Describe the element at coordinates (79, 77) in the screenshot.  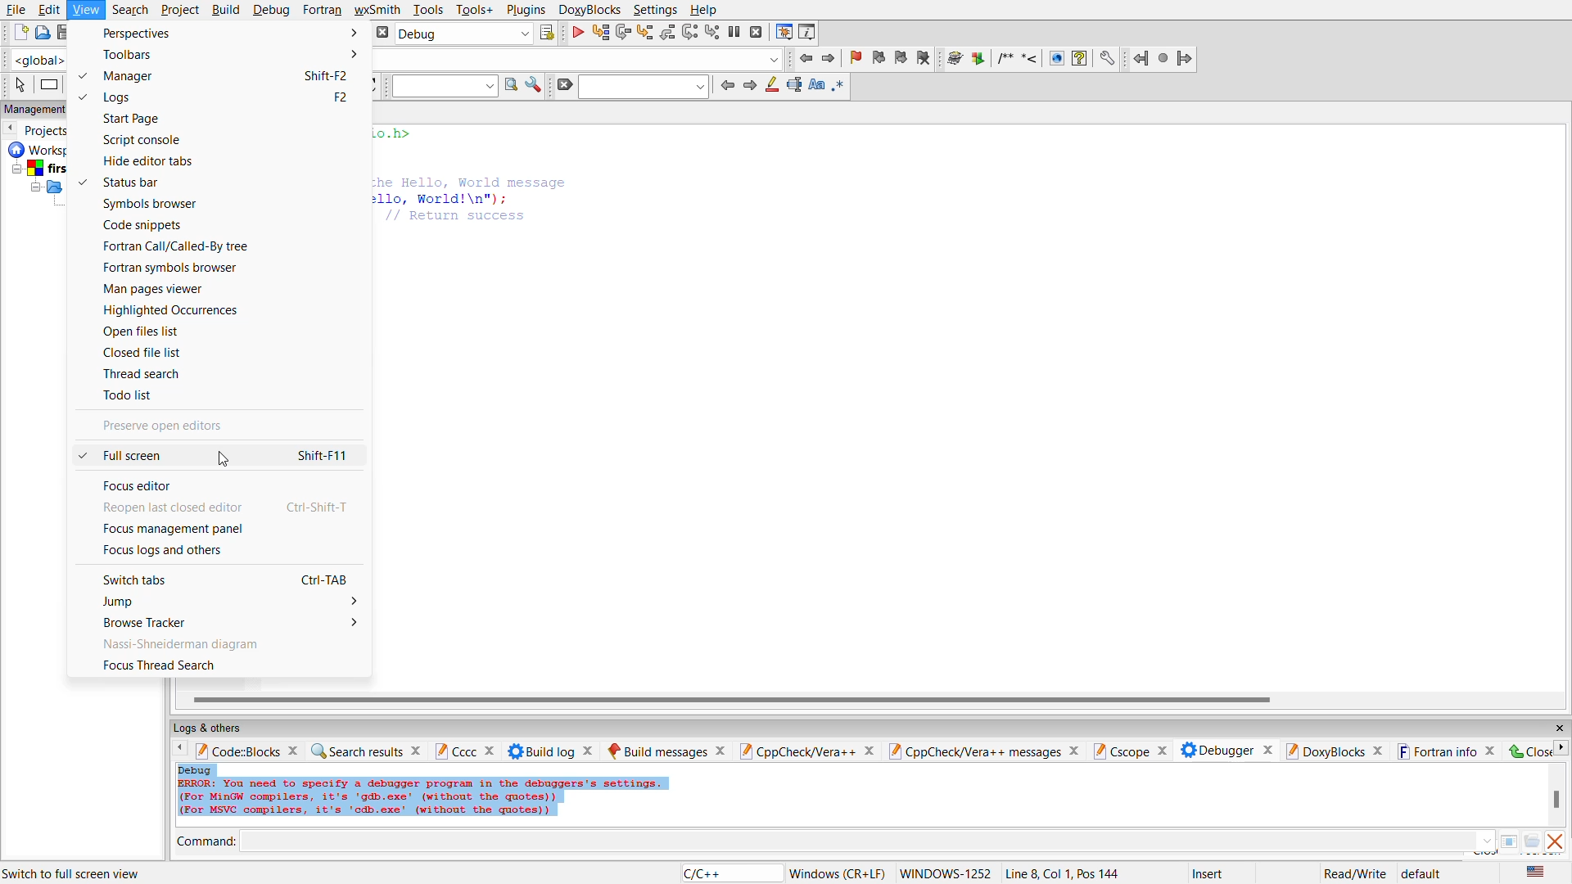
I see `check` at that location.